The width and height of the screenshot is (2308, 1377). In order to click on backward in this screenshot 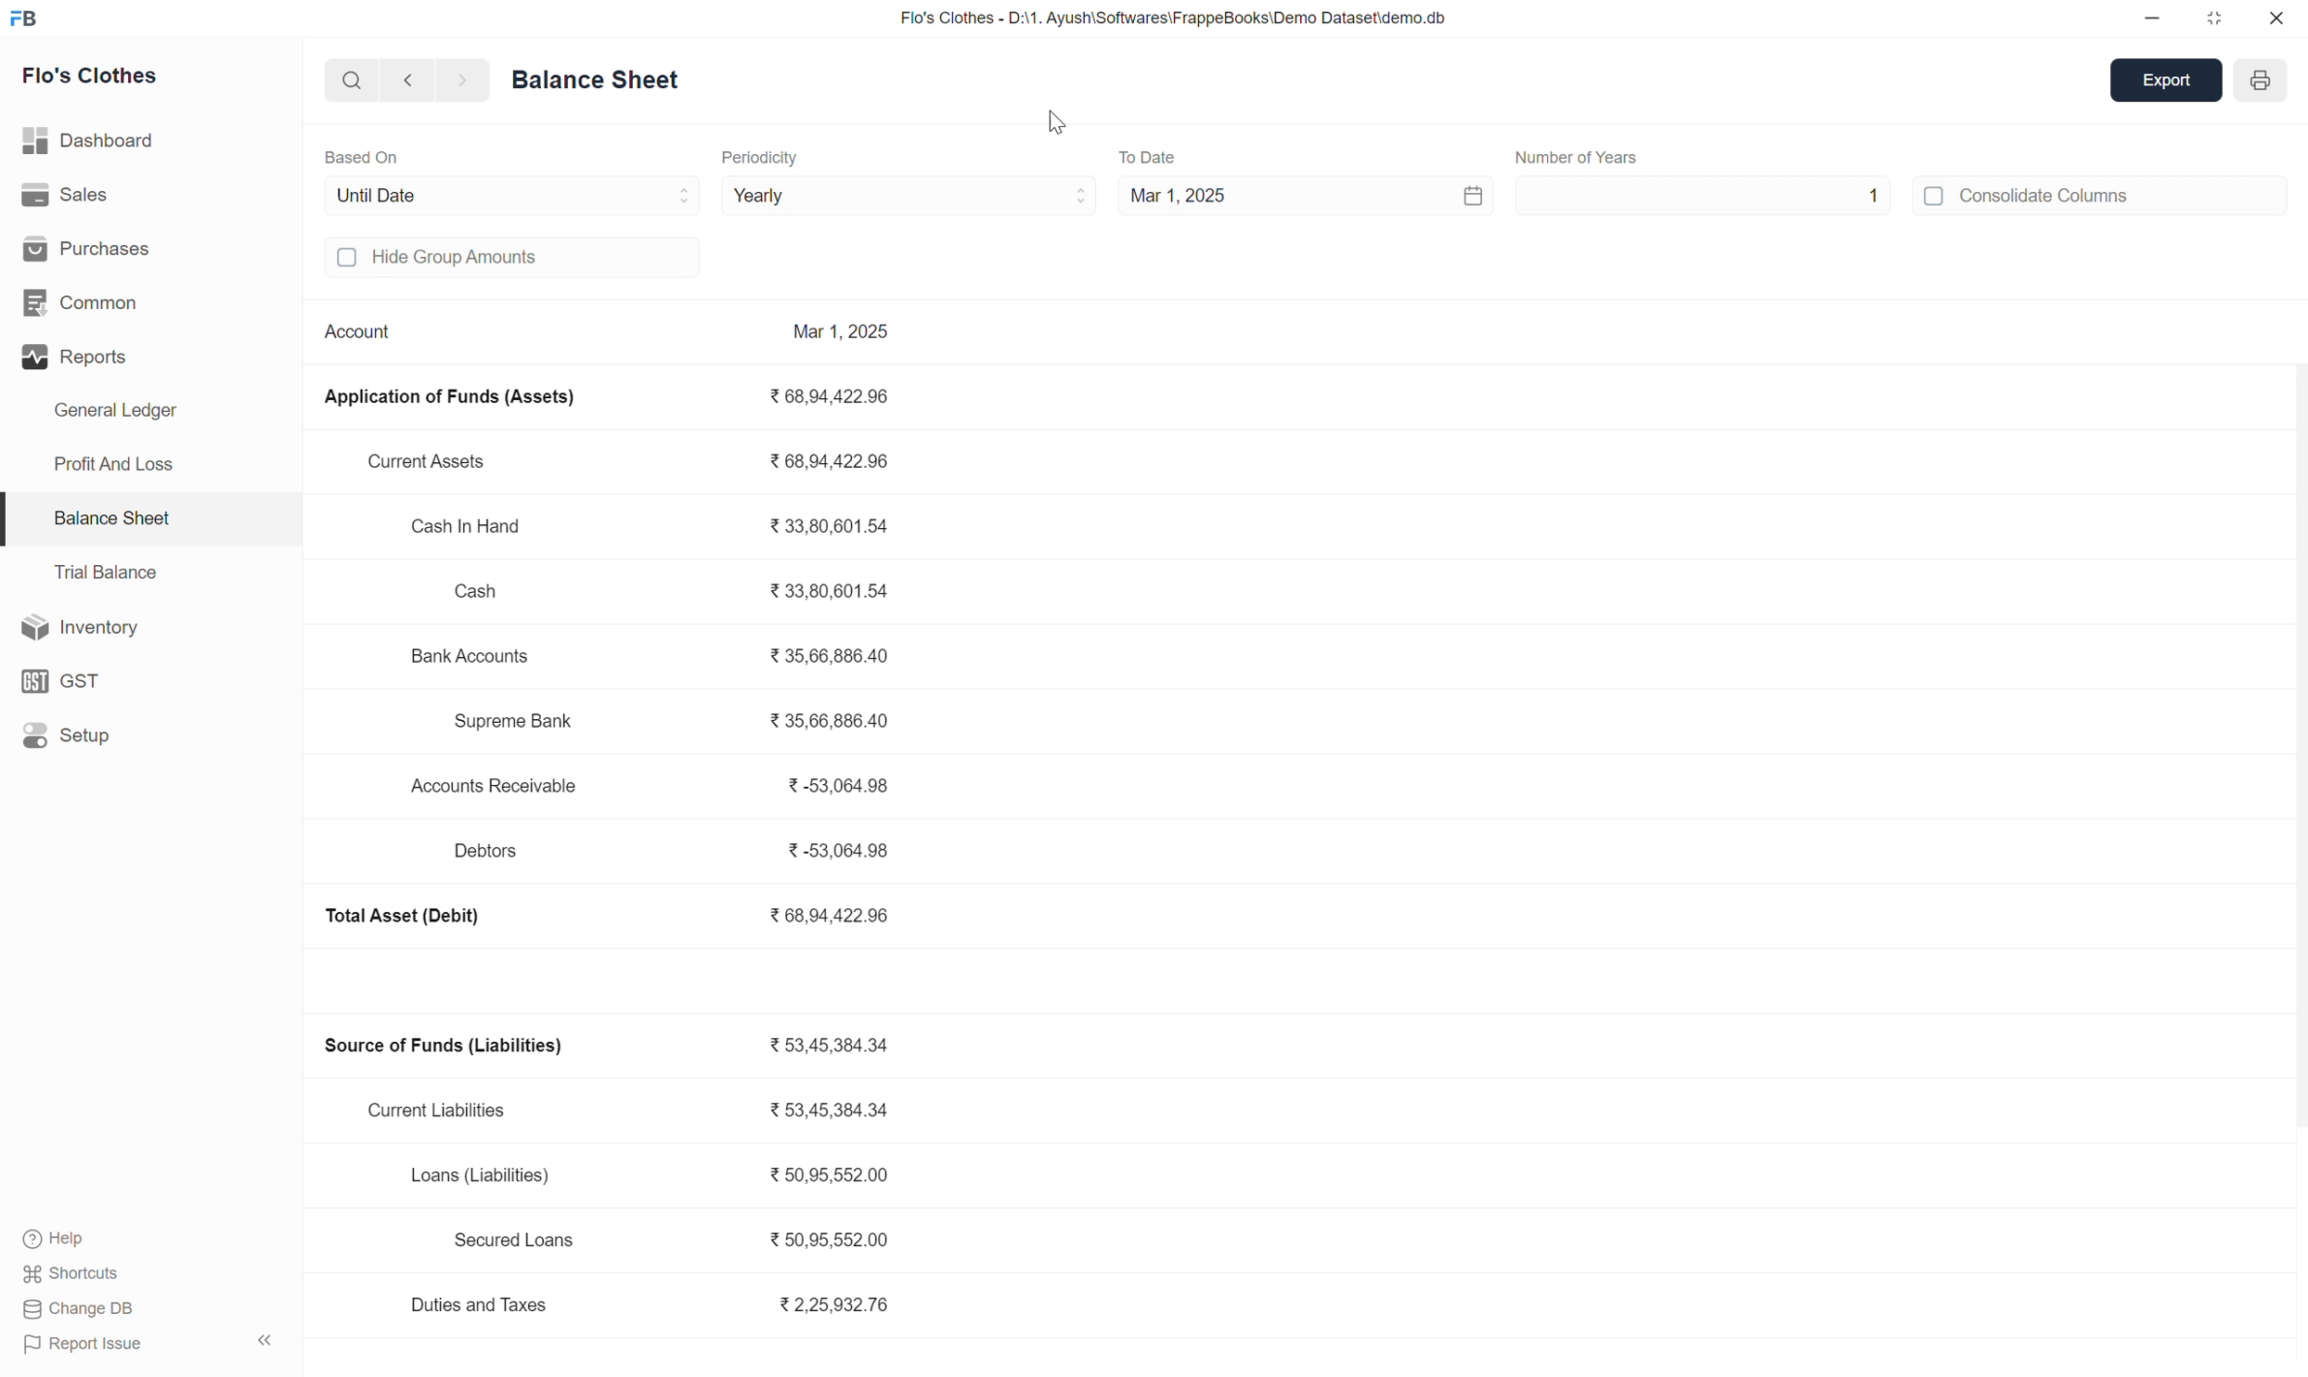, I will do `click(404, 80)`.